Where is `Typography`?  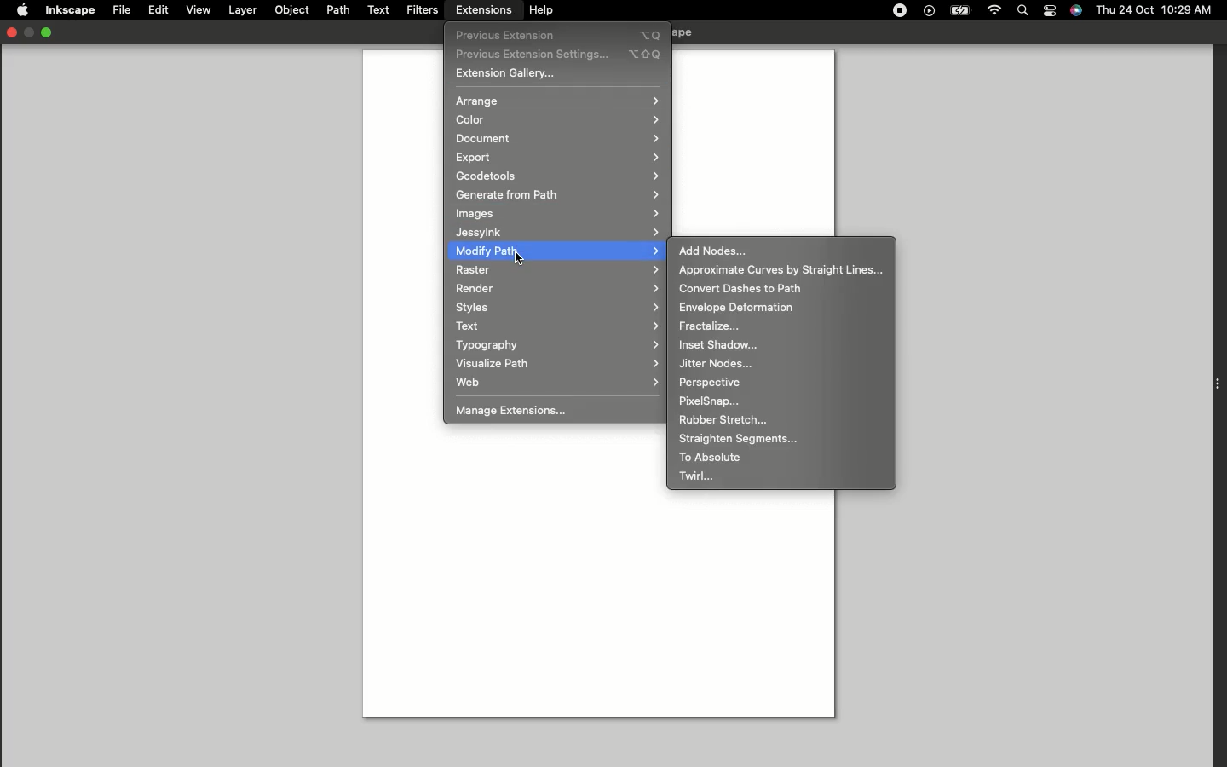
Typography is located at coordinates (561, 344).